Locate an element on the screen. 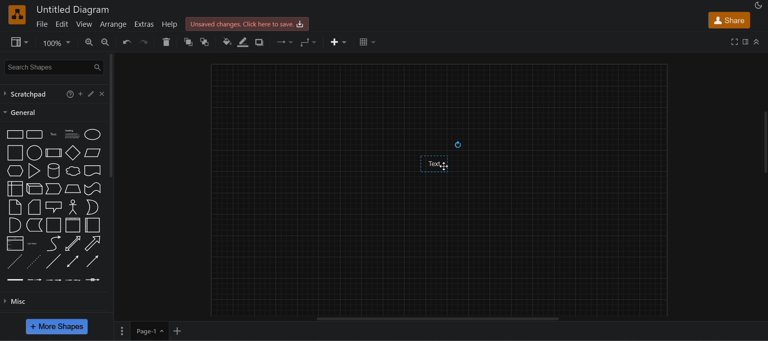 The width and height of the screenshot is (768, 341). Actor is located at coordinates (73, 207).